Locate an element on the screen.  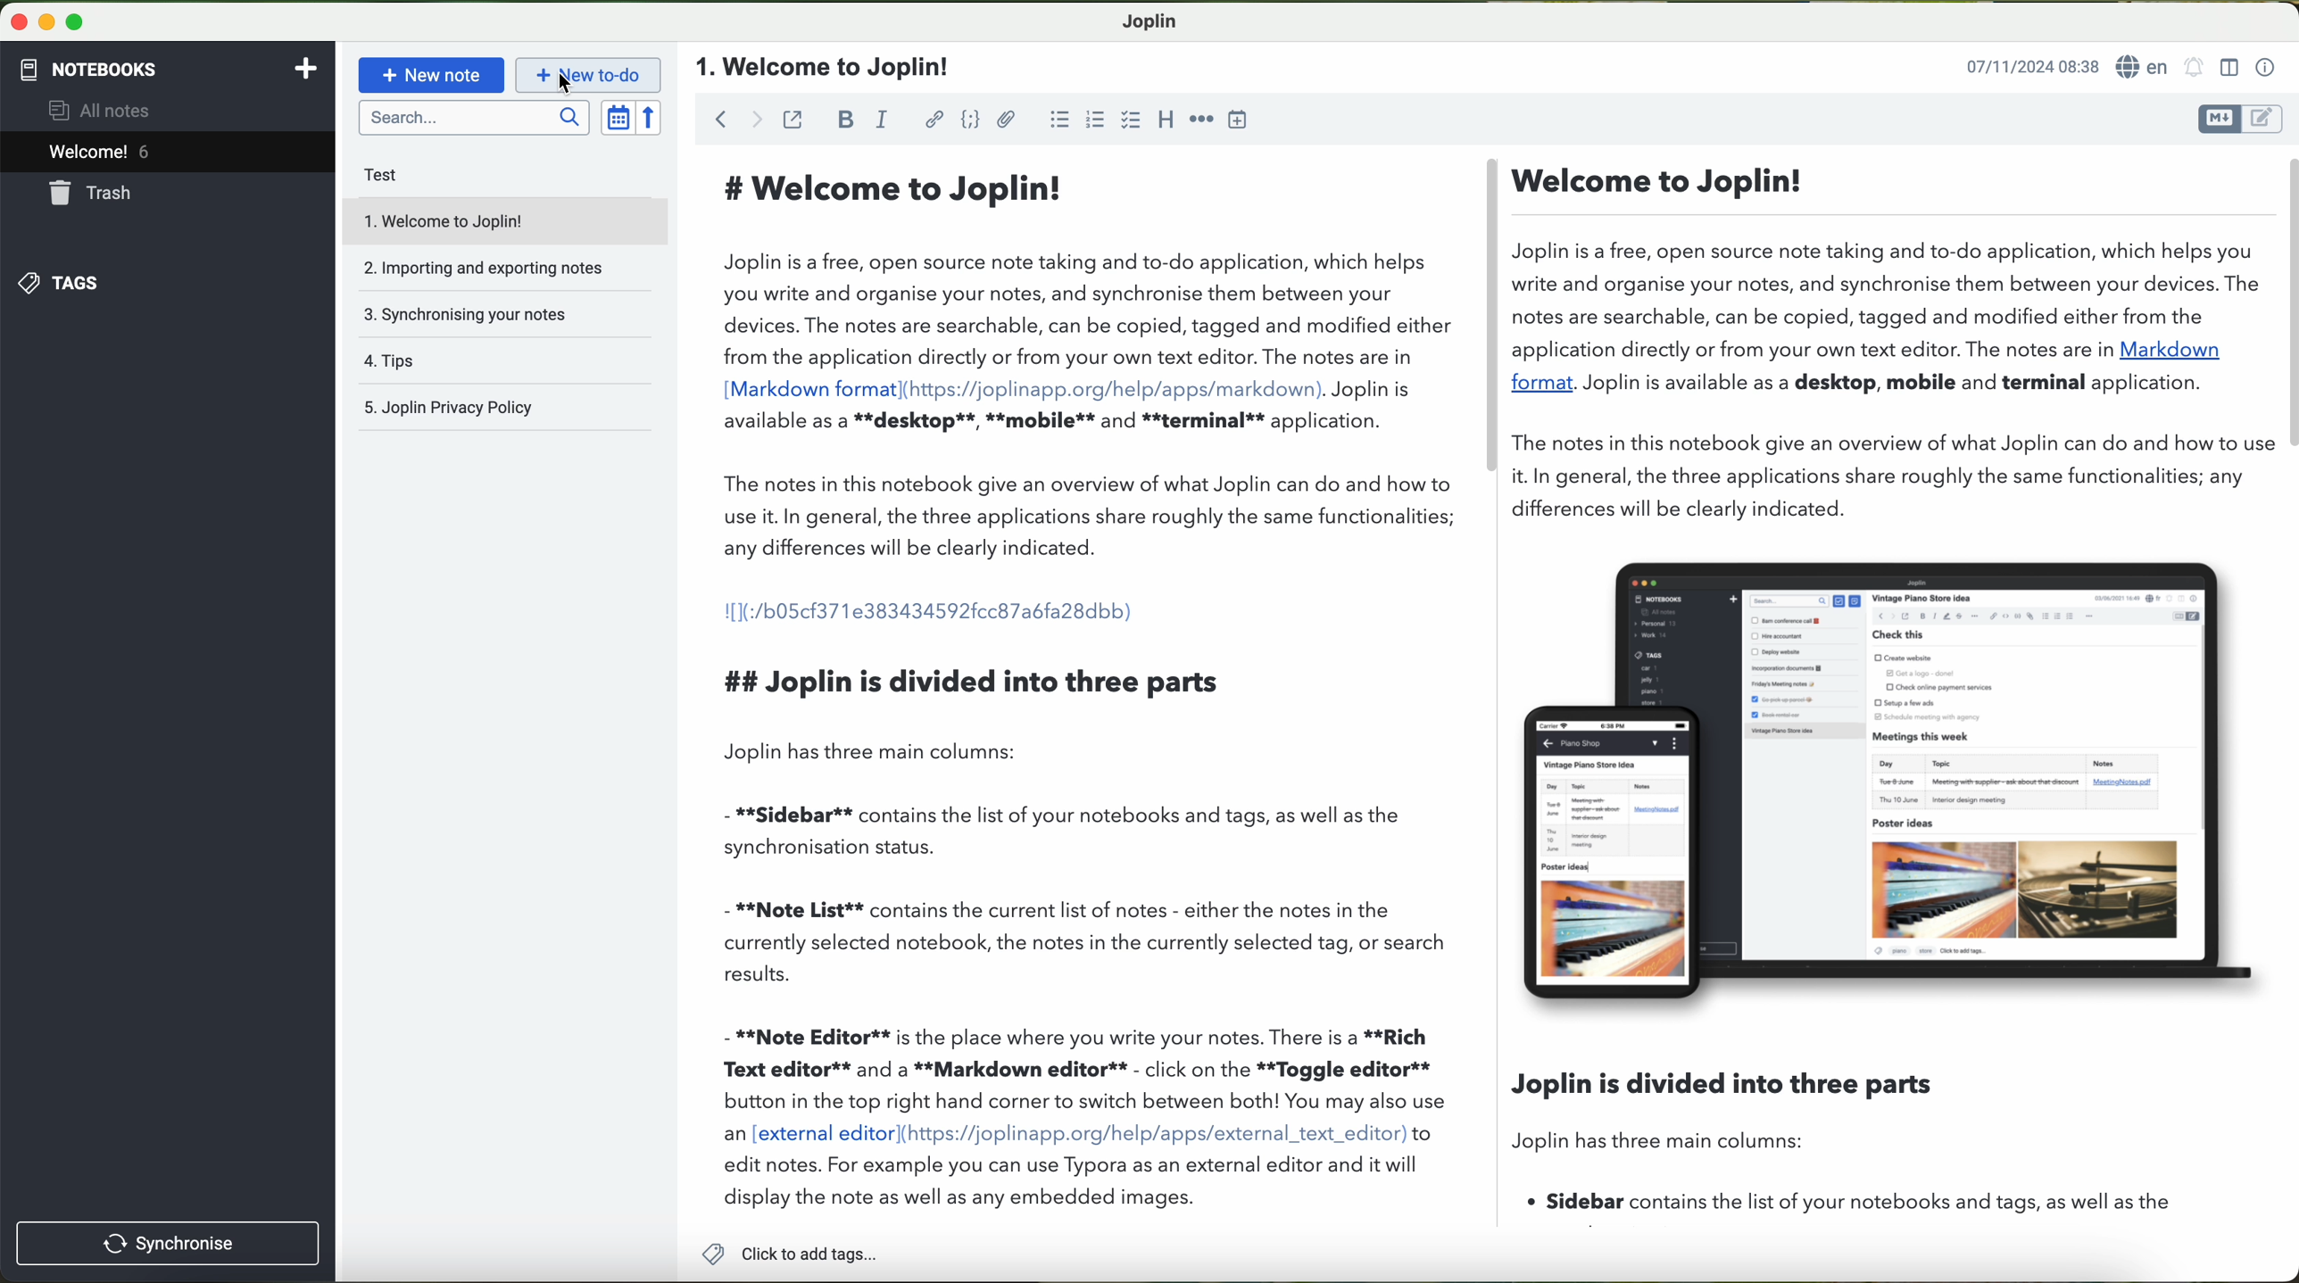
trash is located at coordinates (97, 195).